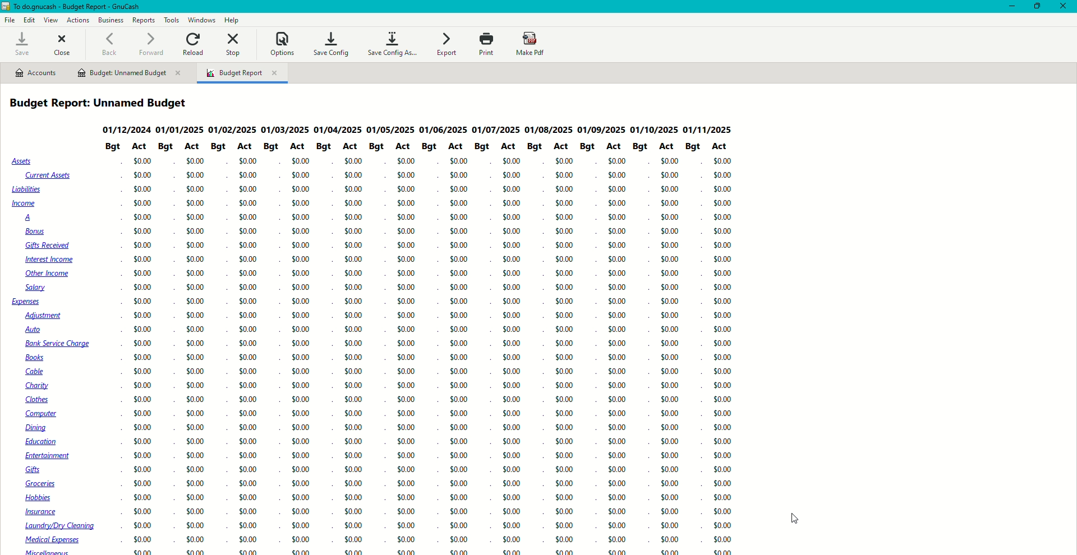 The height and width of the screenshot is (555, 1077). Describe the element at coordinates (77, 19) in the screenshot. I see `Actions` at that location.